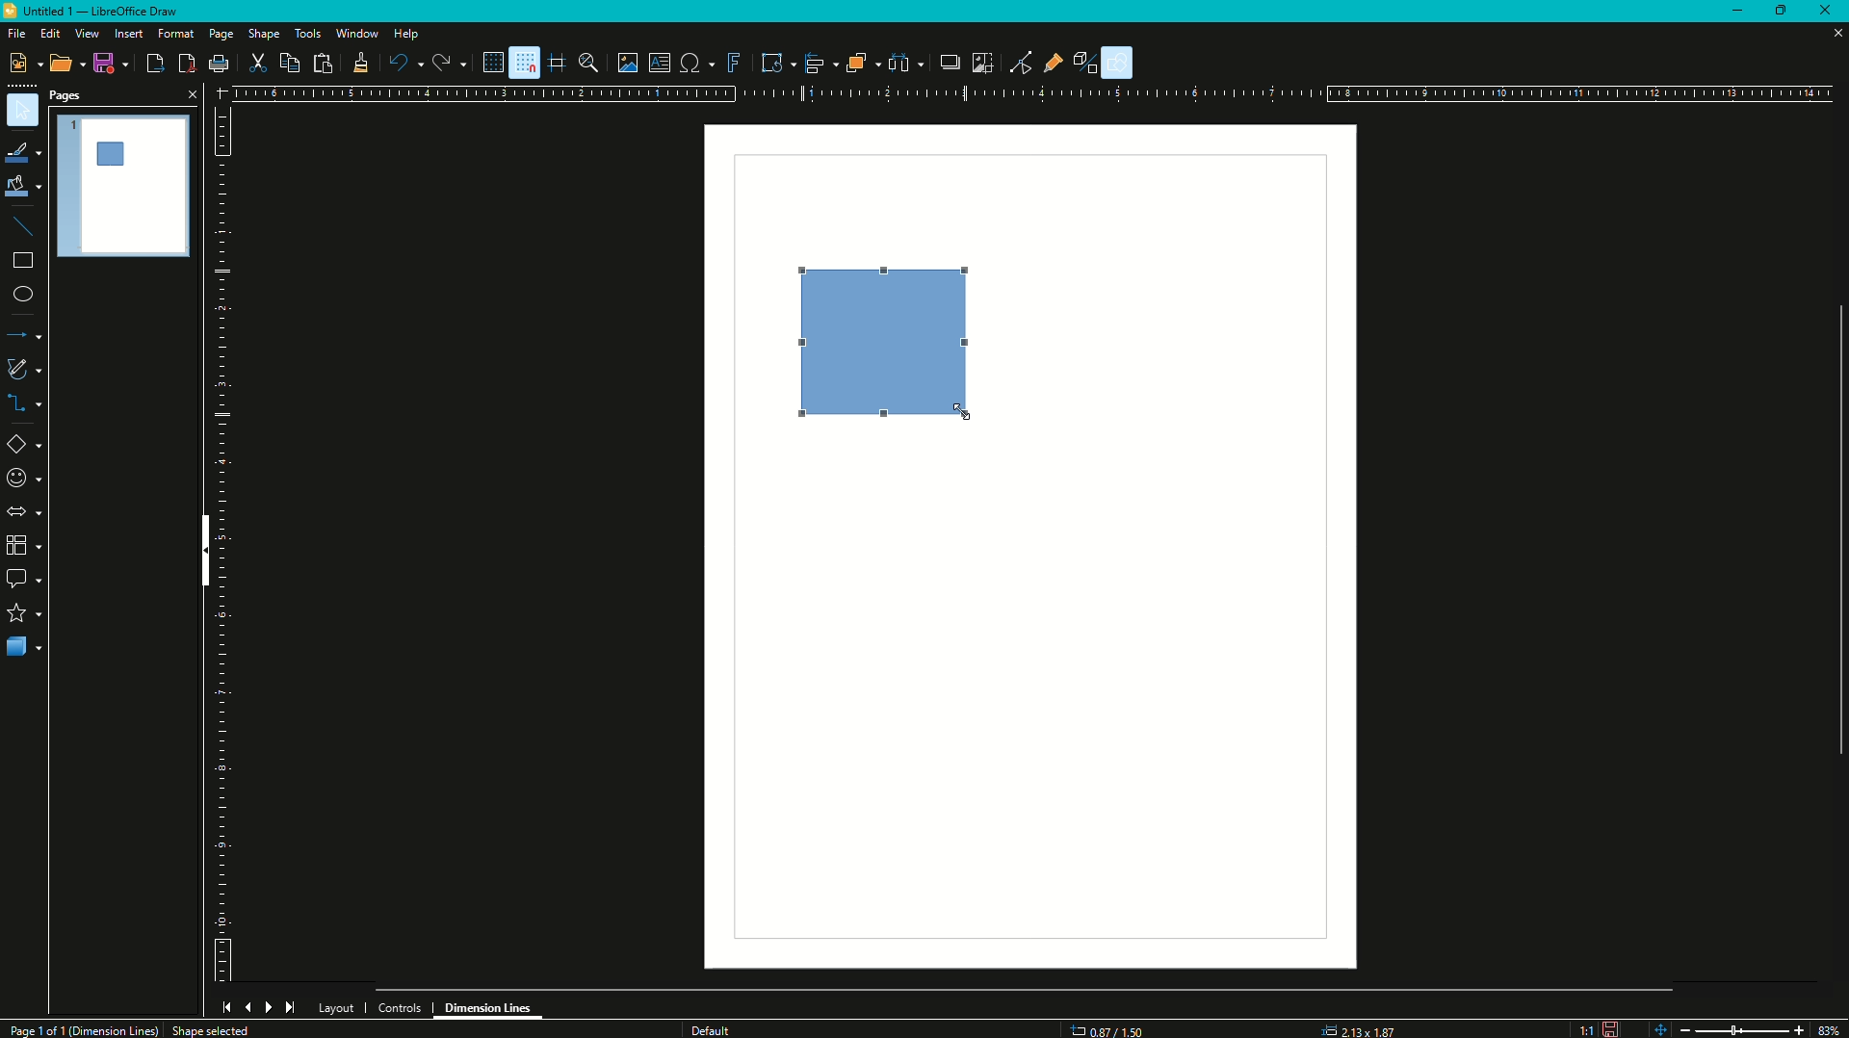  Describe the element at coordinates (26, 336) in the screenshot. I see `Lines and Arrows` at that location.